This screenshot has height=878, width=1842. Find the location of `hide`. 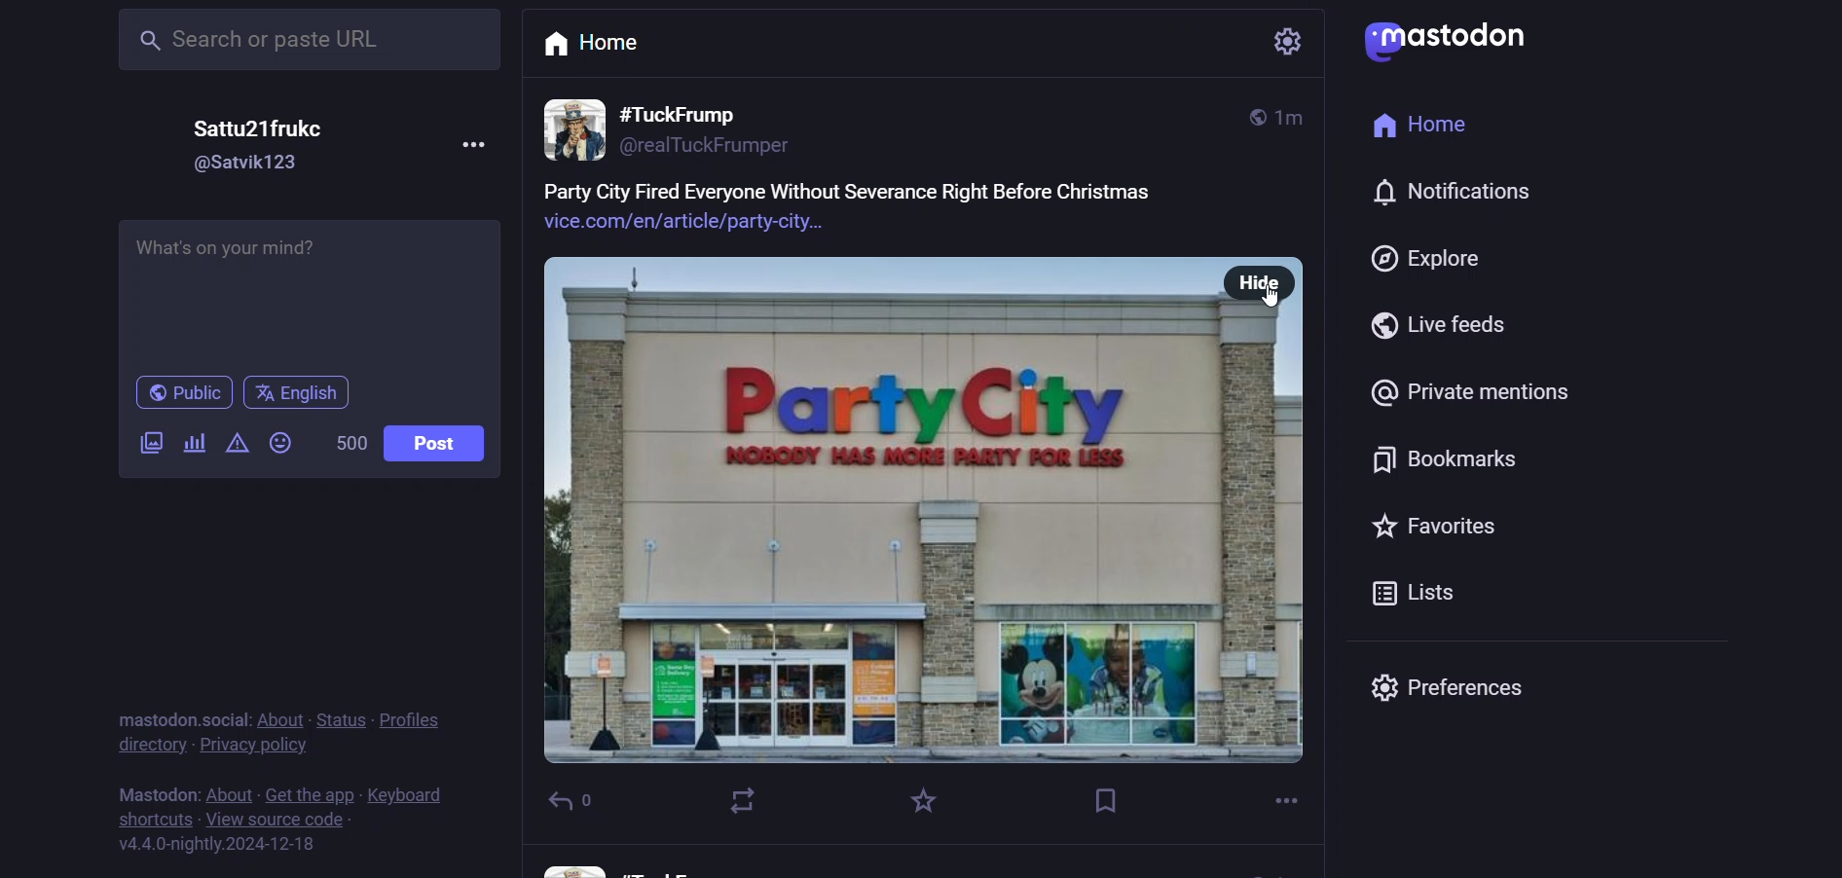

hide is located at coordinates (1261, 284).